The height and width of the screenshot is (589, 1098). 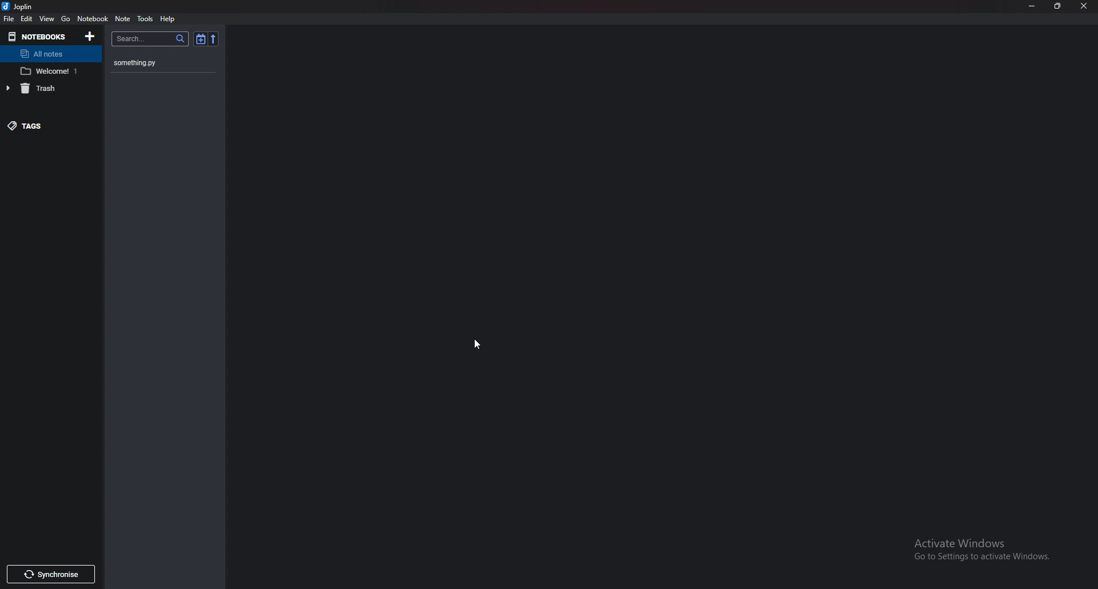 I want to click on All notes, so click(x=47, y=53).